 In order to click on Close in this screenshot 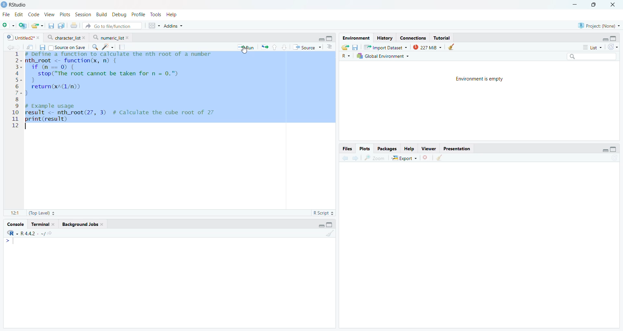, I will do `click(614, 5)`.